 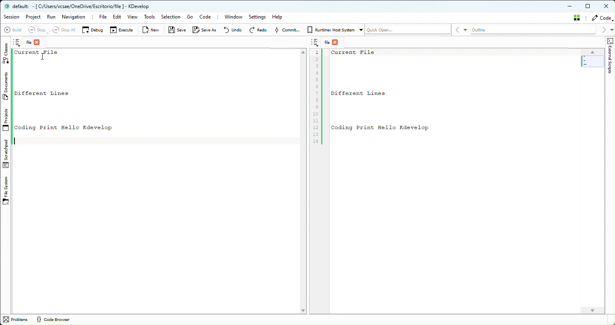 I want to click on File, so click(x=34, y=43).